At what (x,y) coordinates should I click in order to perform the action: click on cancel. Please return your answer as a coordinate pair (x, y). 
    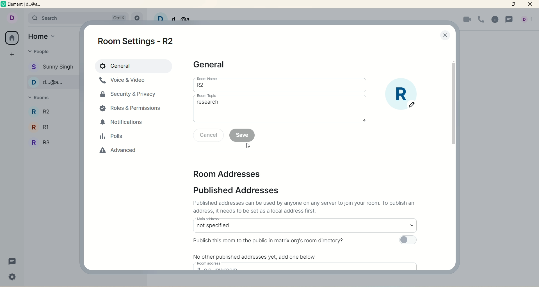
    Looking at the image, I should click on (209, 135).